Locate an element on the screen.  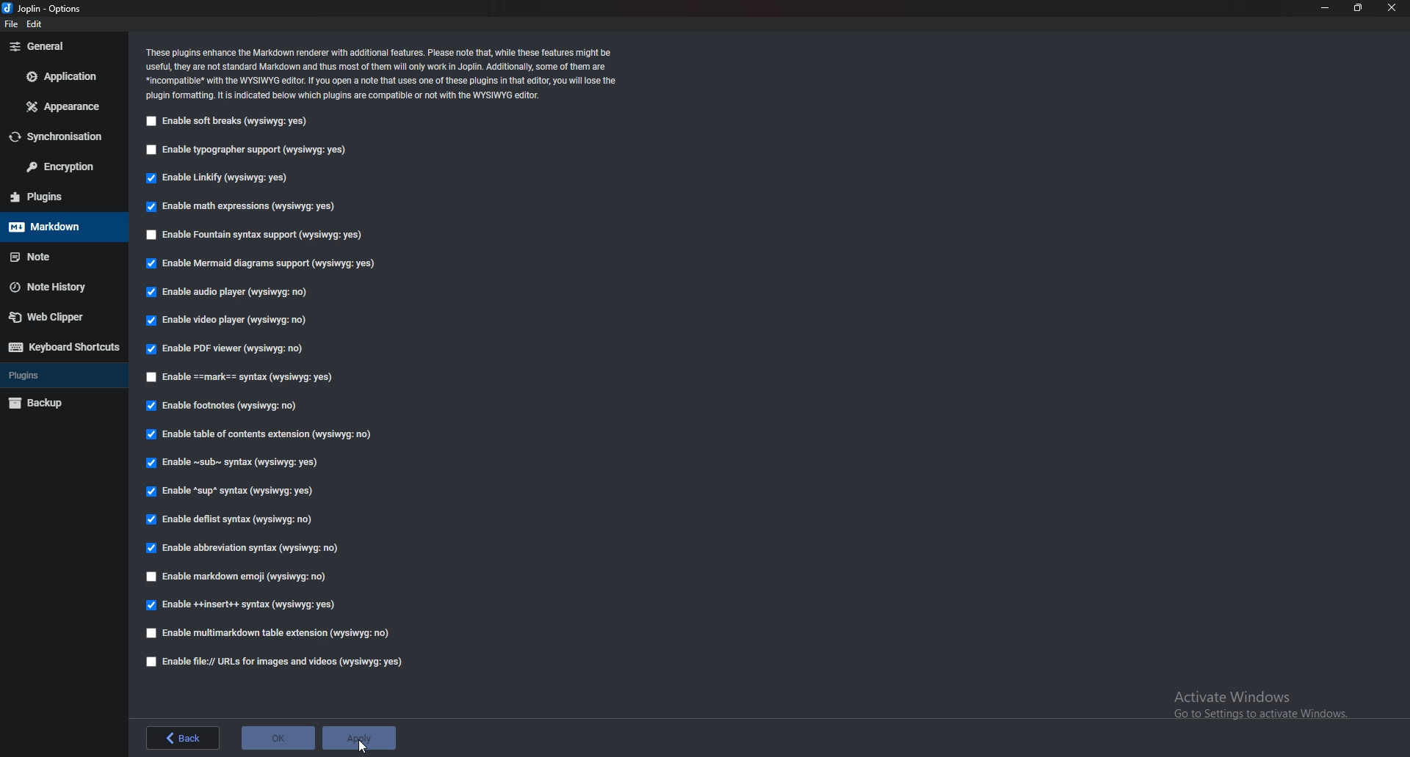
resize is located at coordinates (1358, 8).